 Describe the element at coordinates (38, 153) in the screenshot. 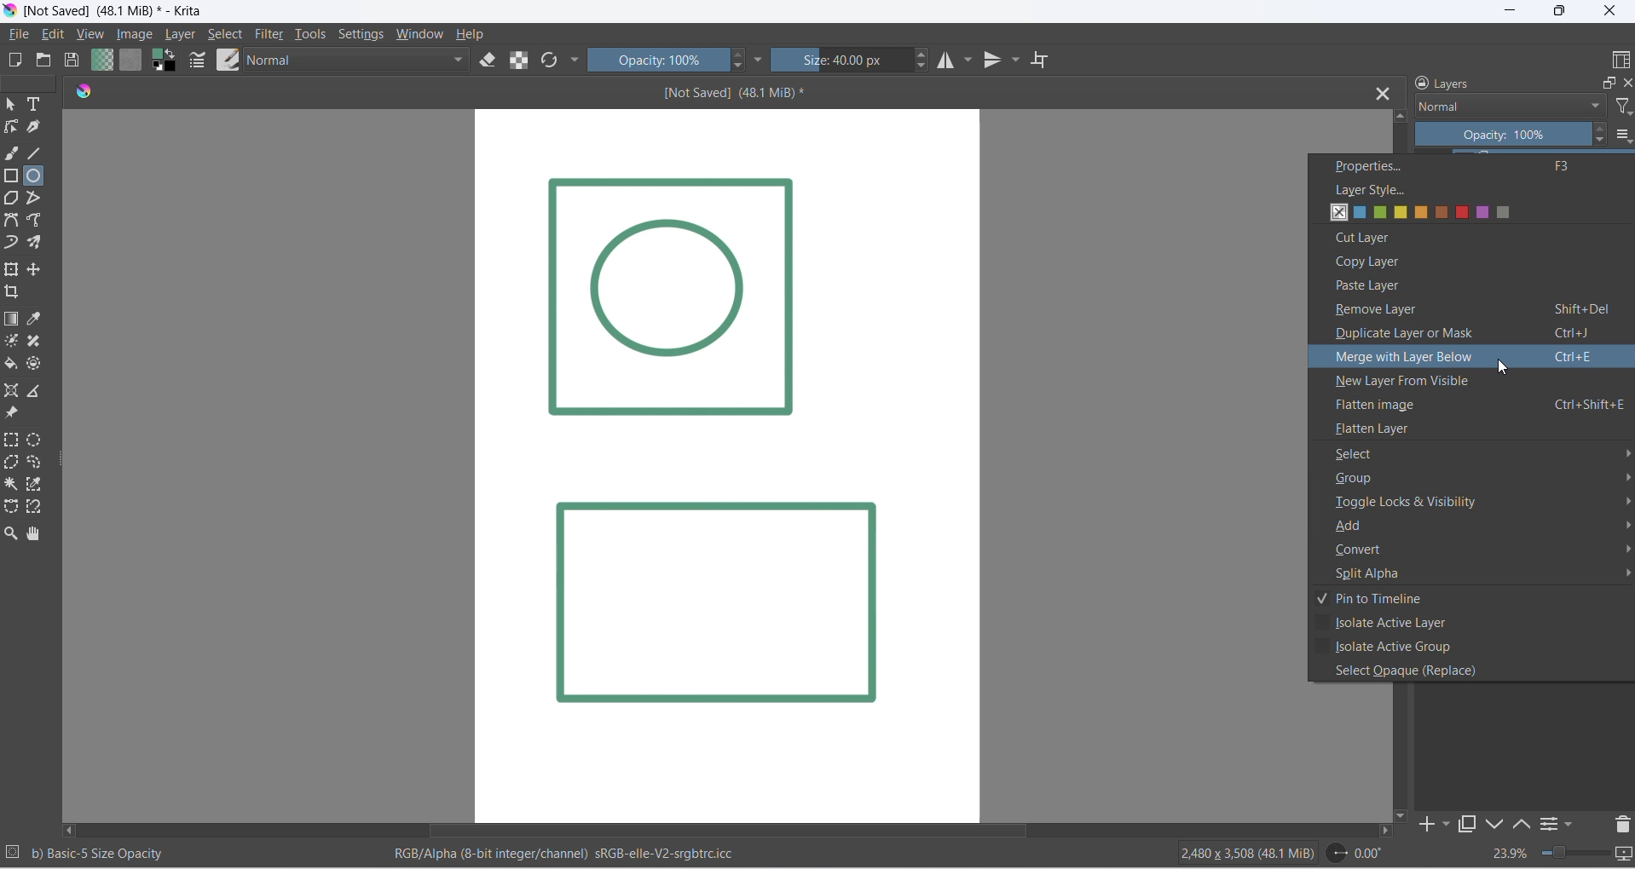

I see `line tool` at that location.